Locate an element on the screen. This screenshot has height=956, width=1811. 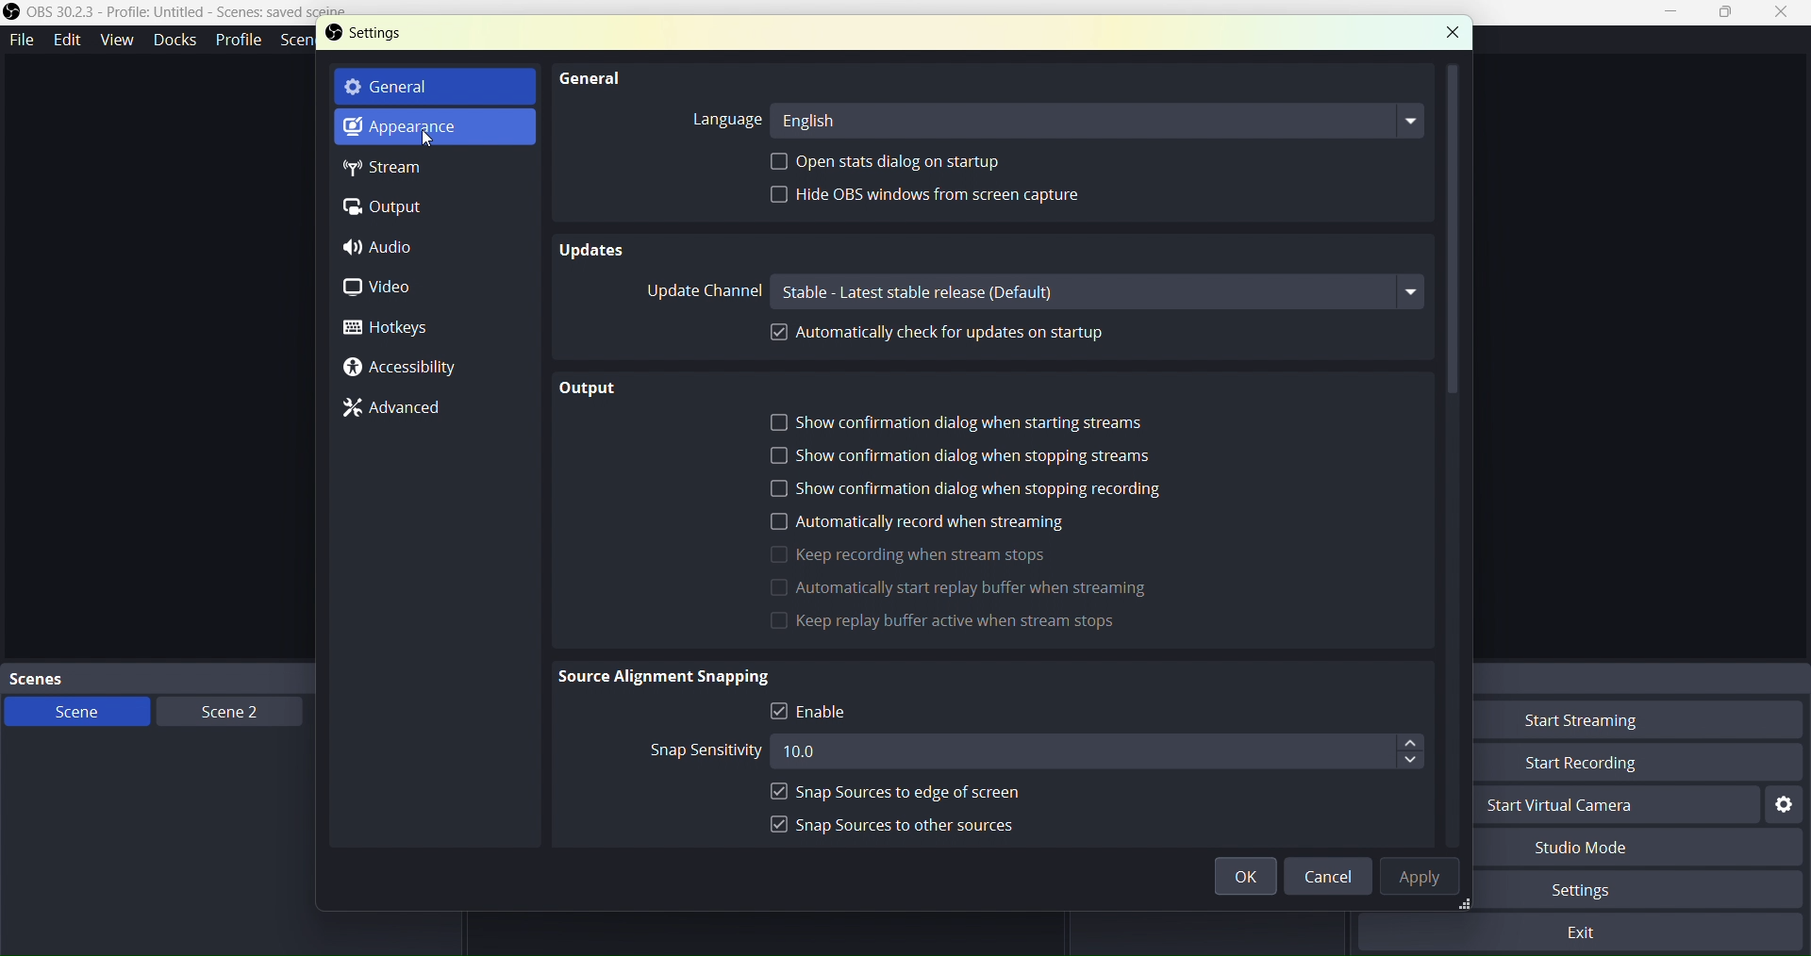
View is located at coordinates (114, 39).